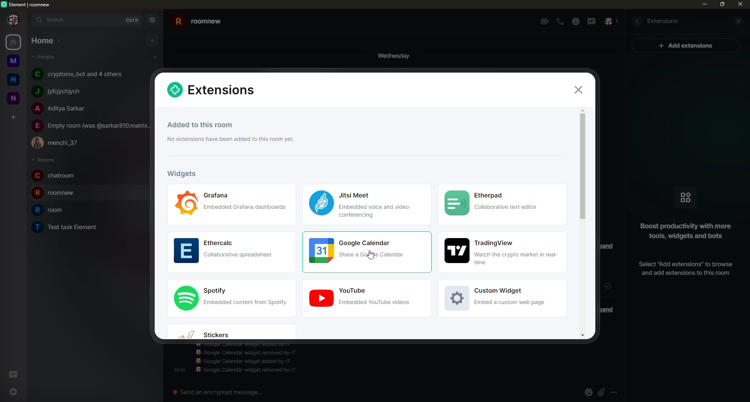 The image size is (750, 402). What do you see at coordinates (740, 21) in the screenshot?
I see `close` at bounding box center [740, 21].